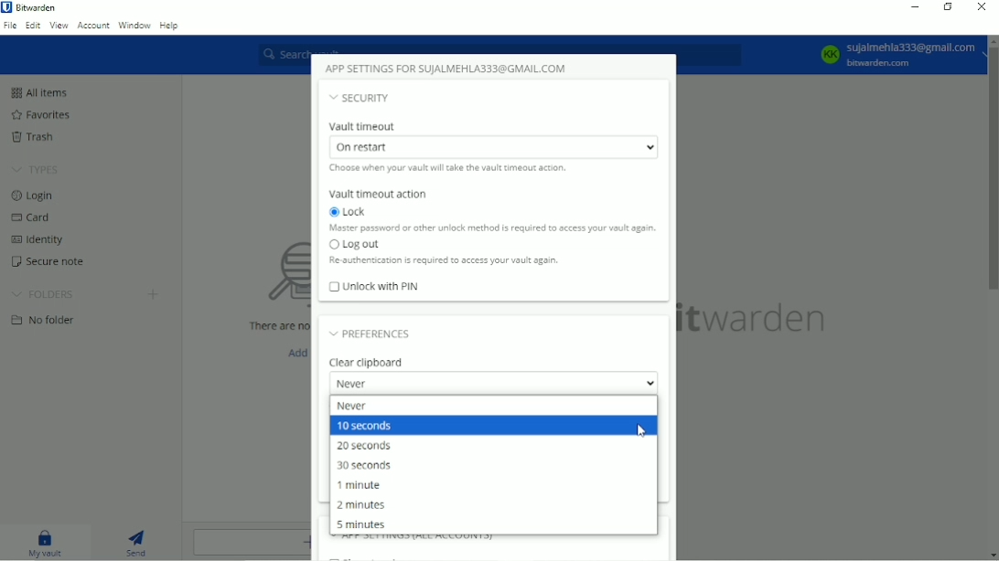 The width and height of the screenshot is (999, 561). What do you see at coordinates (169, 25) in the screenshot?
I see `Help` at bounding box center [169, 25].